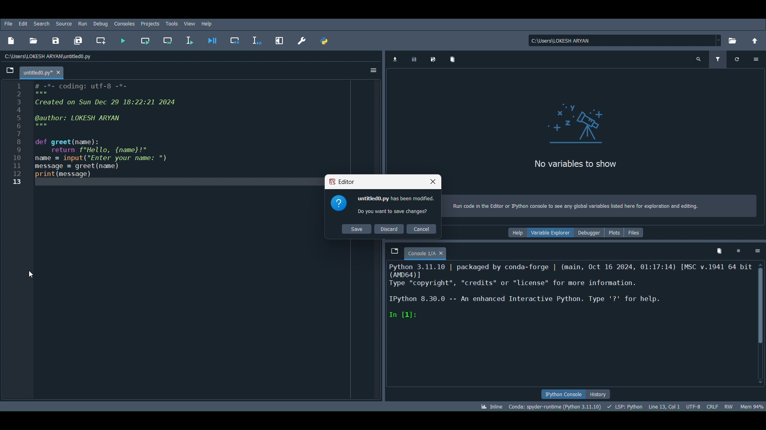 This screenshot has height=430, width=766. I want to click on Scrollbar, so click(759, 324).